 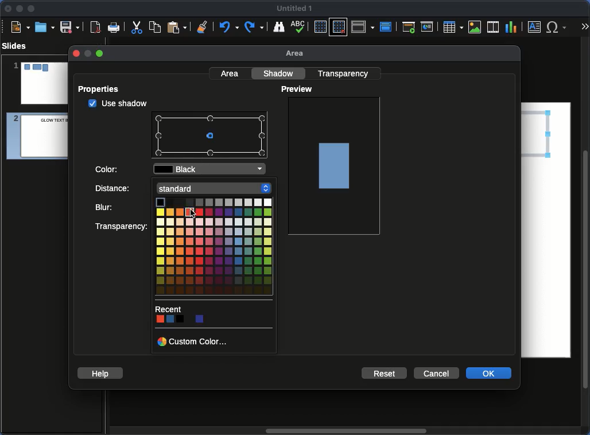 What do you see at coordinates (169, 308) in the screenshot?
I see `Recent` at bounding box center [169, 308].